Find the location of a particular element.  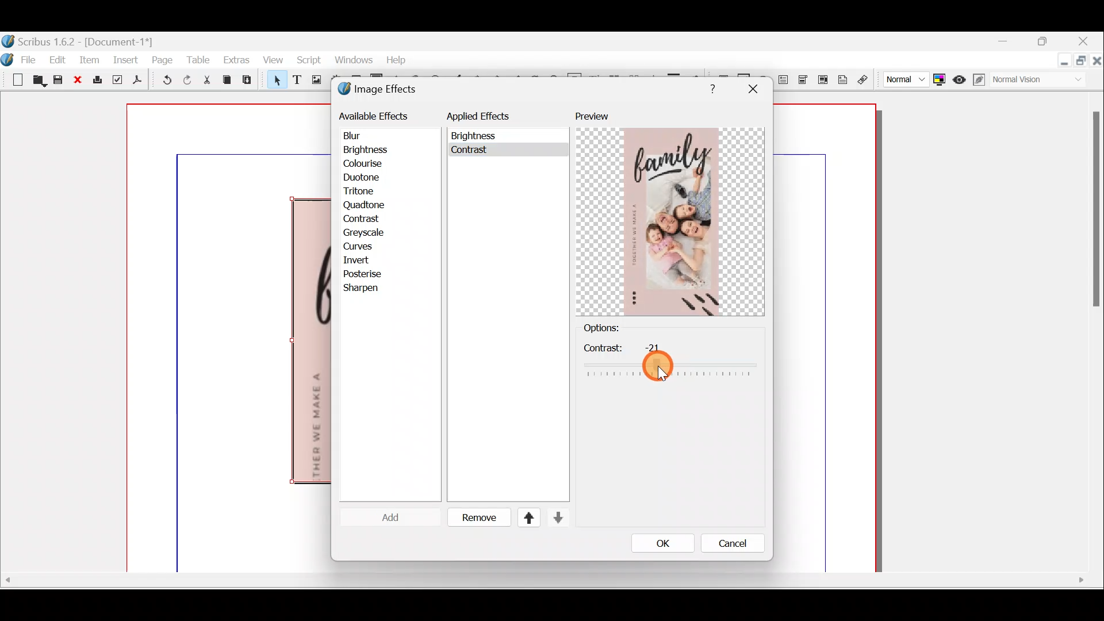

Maximise is located at coordinates (1083, 63).